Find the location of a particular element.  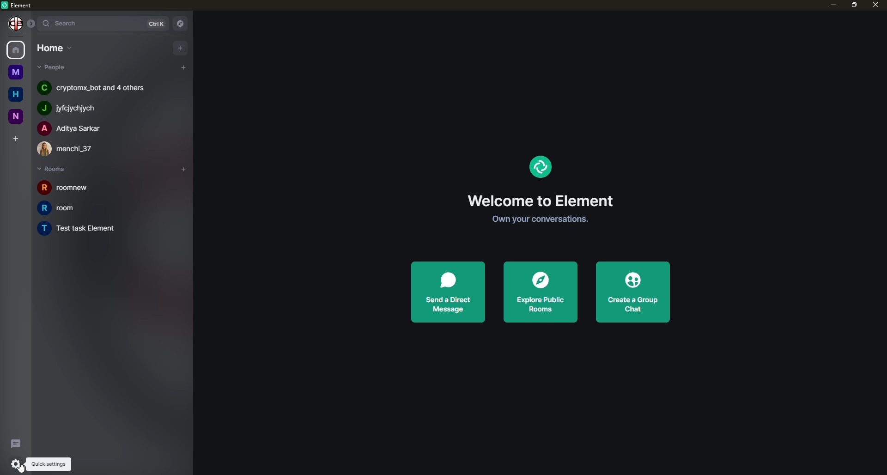

people is located at coordinates (52, 68).